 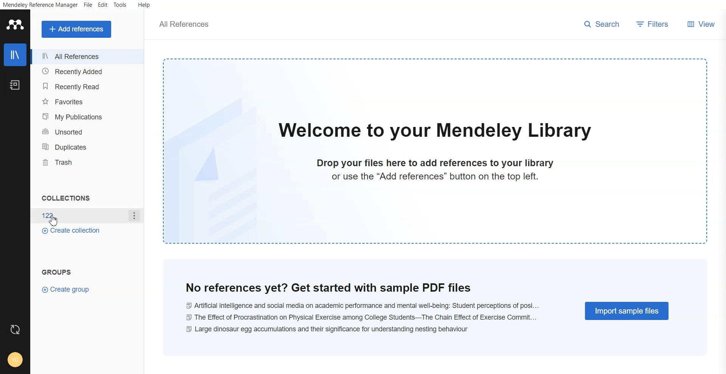 What do you see at coordinates (15, 358) in the screenshot?
I see `Account` at bounding box center [15, 358].